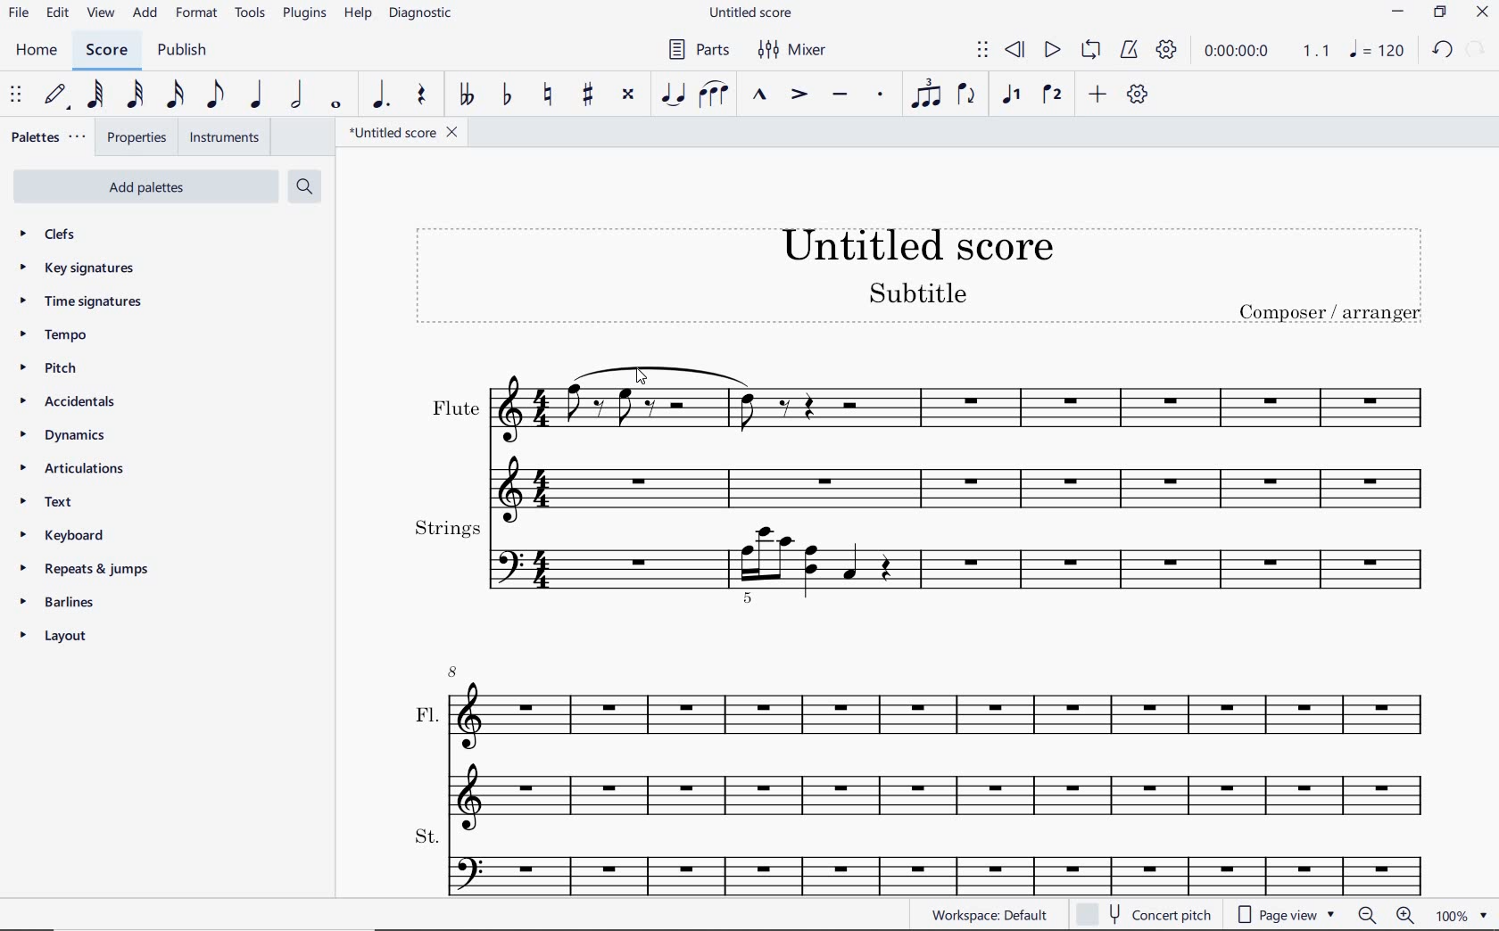  What do you see at coordinates (1388, 915) in the screenshot?
I see `zoom out or zoom in` at bounding box center [1388, 915].